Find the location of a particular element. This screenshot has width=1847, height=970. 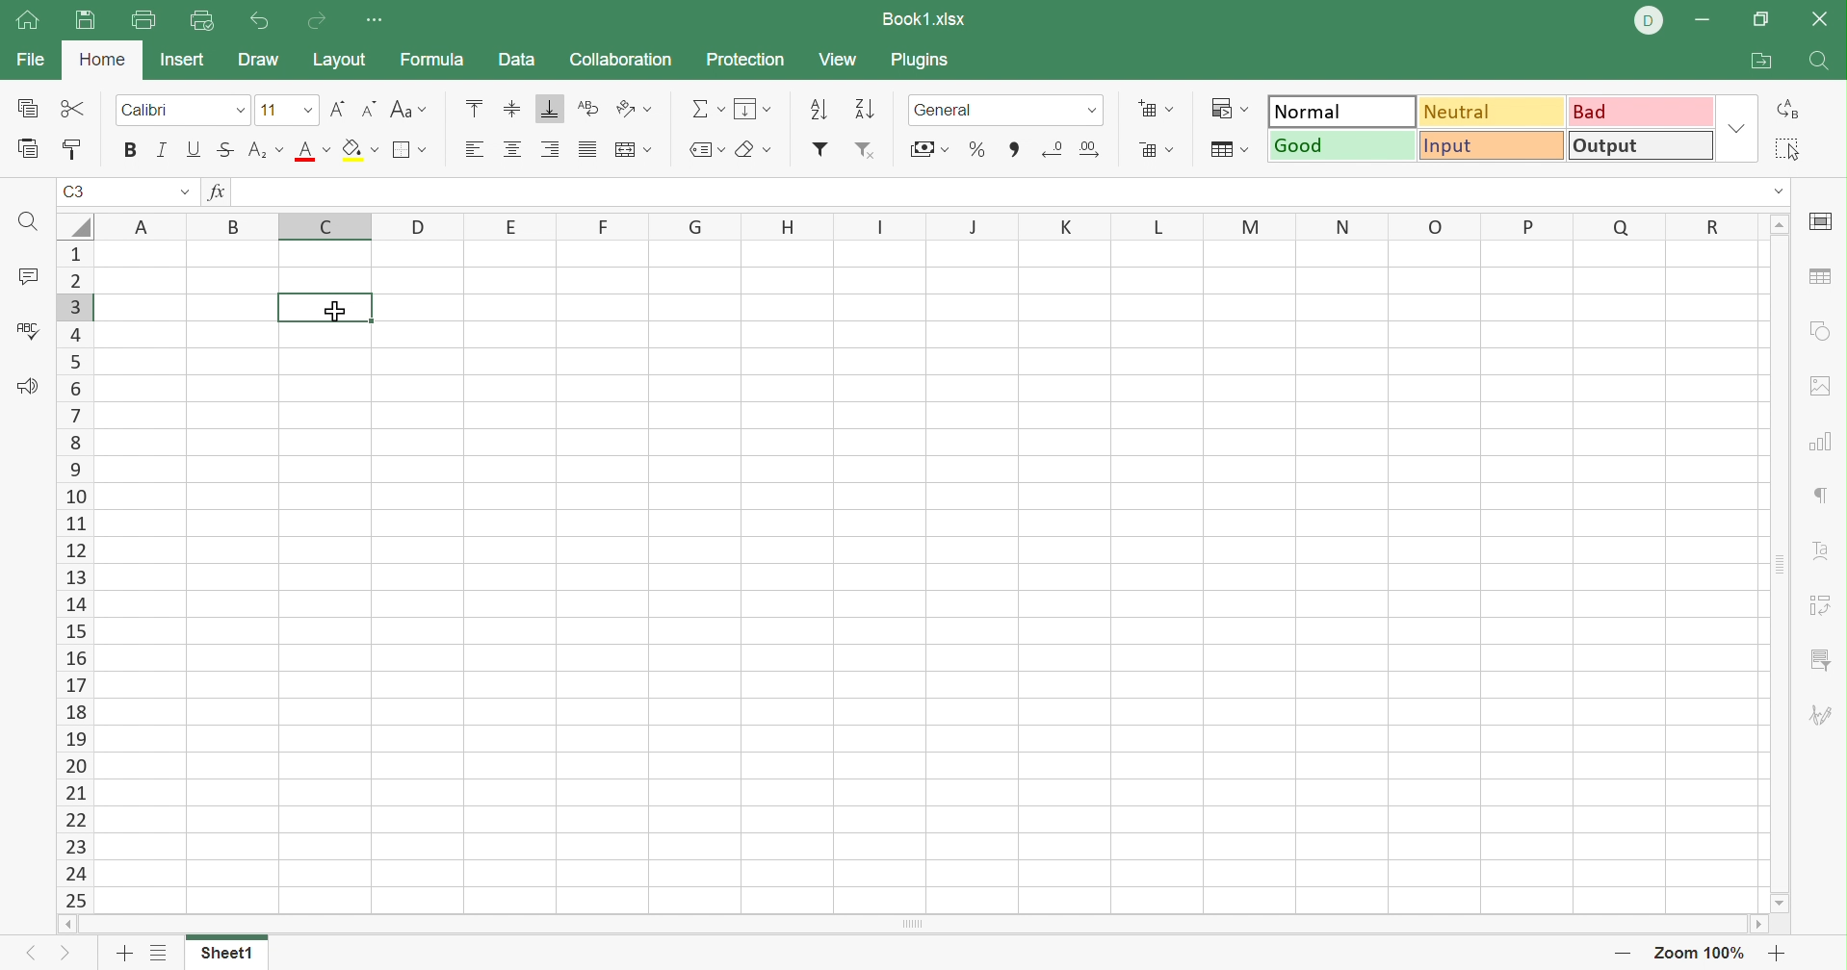

Home is located at coordinates (101, 63).